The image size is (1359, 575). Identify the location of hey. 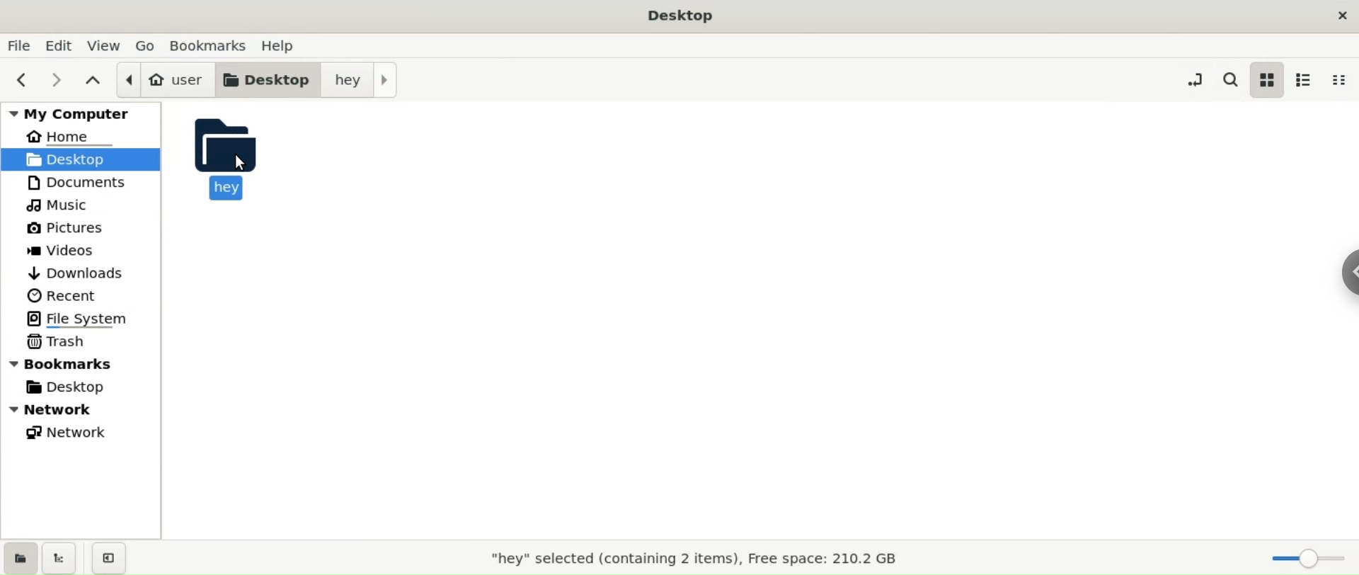
(236, 156).